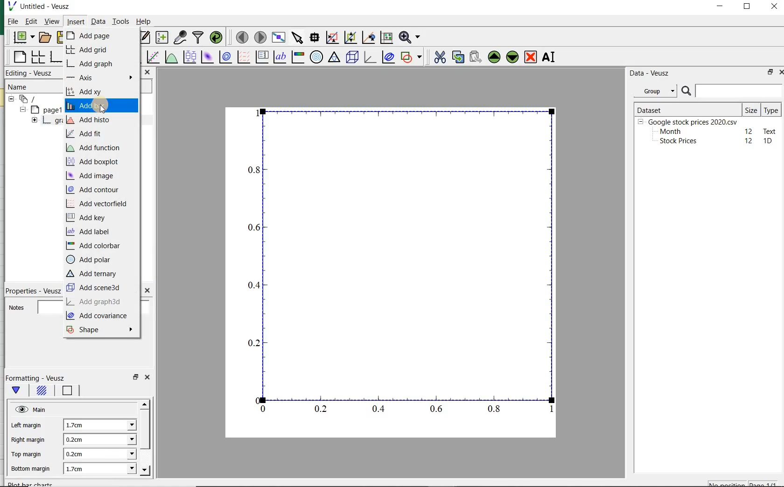 The height and width of the screenshot is (487, 784). I want to click on Properties - Veusz, so click(35, 290).